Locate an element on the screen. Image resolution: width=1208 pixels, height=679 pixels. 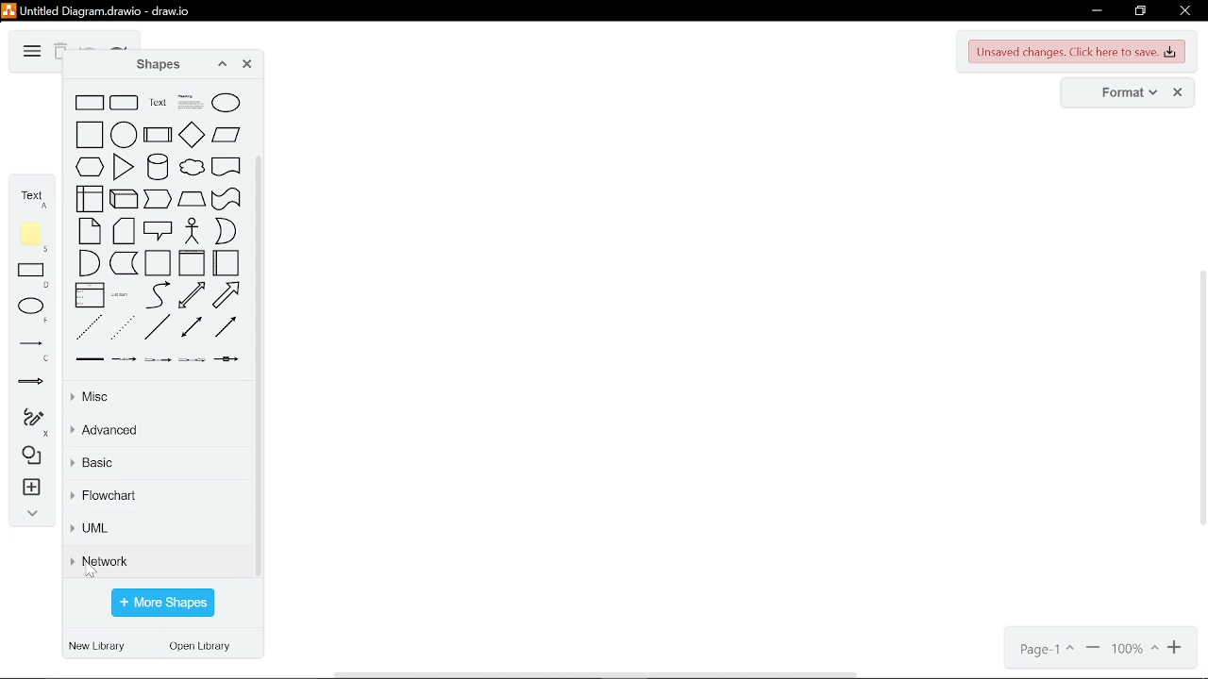
vertical scroll bar is located at coordinates (1200, 400).